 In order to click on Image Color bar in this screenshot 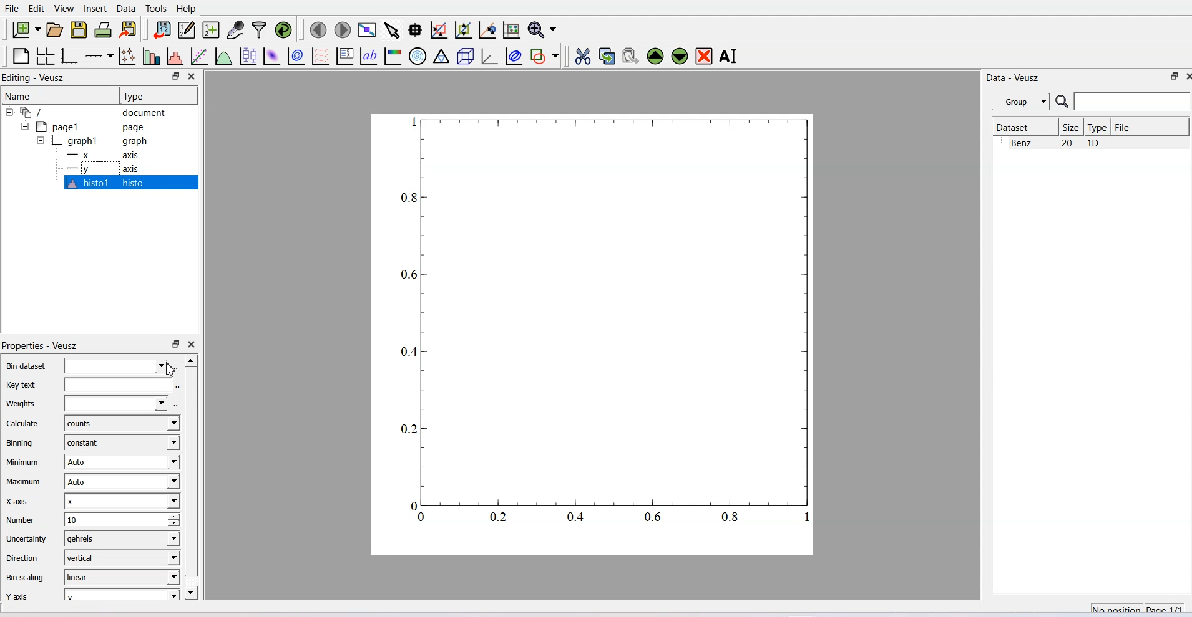, I will do `click(393, 57)`.